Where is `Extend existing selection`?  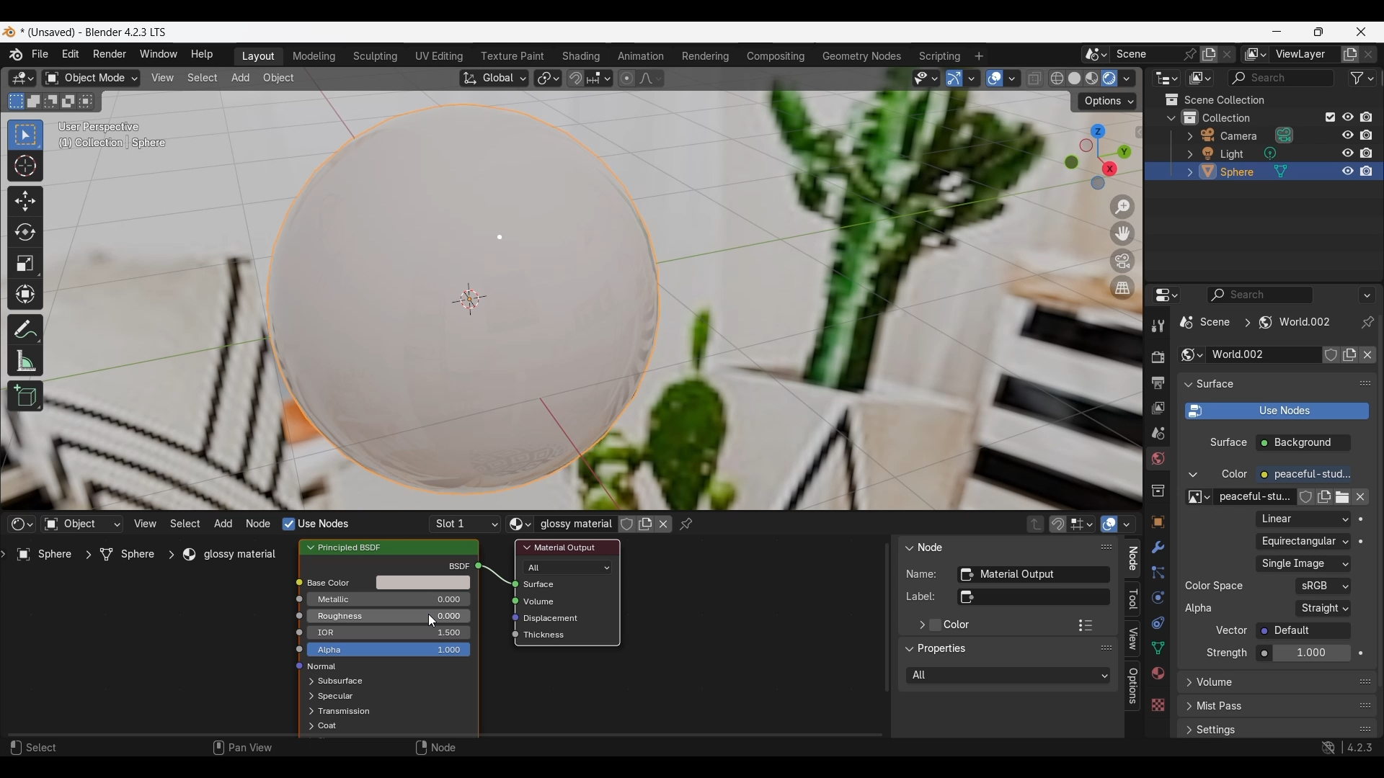 Extend existing selection is located at coordinates (33, 102).